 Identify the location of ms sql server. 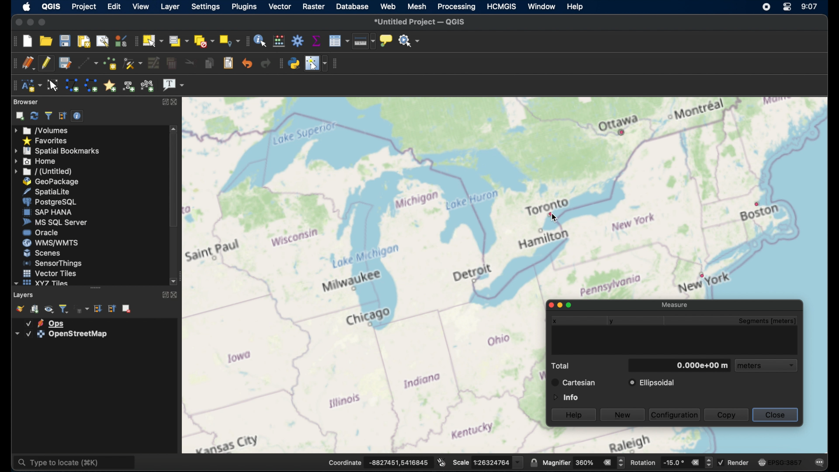
(55, 223).